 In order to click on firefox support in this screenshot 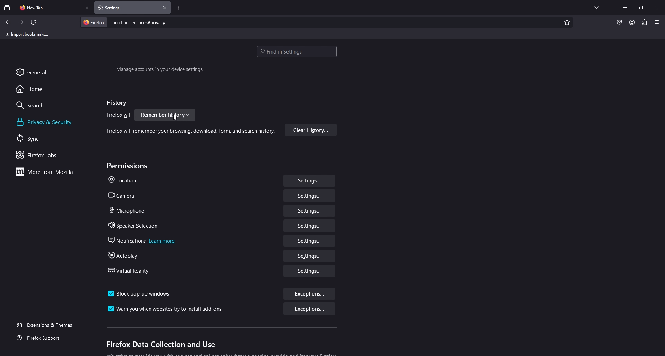, I will do `click(45, 338)`.